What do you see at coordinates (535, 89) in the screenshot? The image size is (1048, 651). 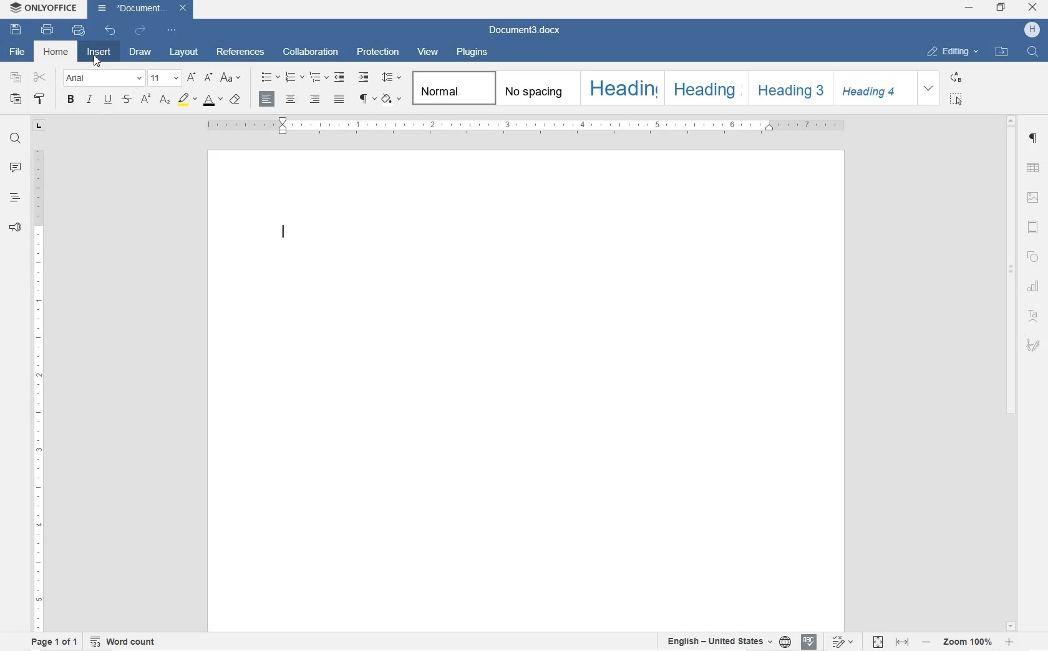 I see `NO SPACING` at bounding box center [535, 89].